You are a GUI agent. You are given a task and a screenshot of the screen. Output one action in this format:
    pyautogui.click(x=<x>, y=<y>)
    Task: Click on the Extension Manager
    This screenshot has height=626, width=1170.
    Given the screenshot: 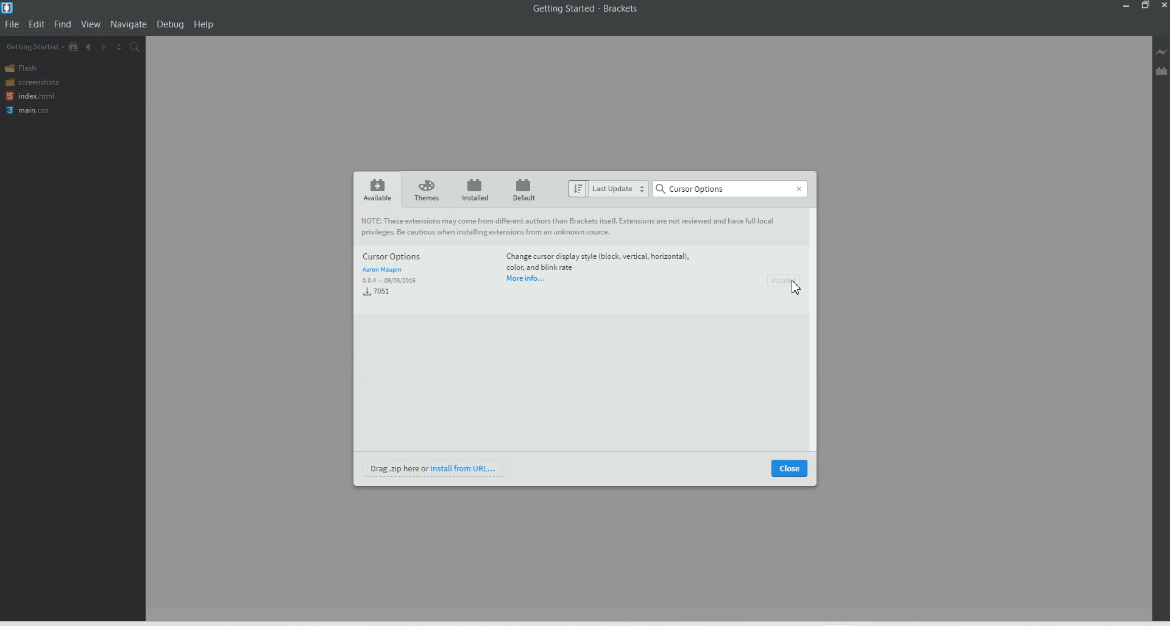 What is the action you would take?
    pyautogui.click(x=1162, y=71)
    